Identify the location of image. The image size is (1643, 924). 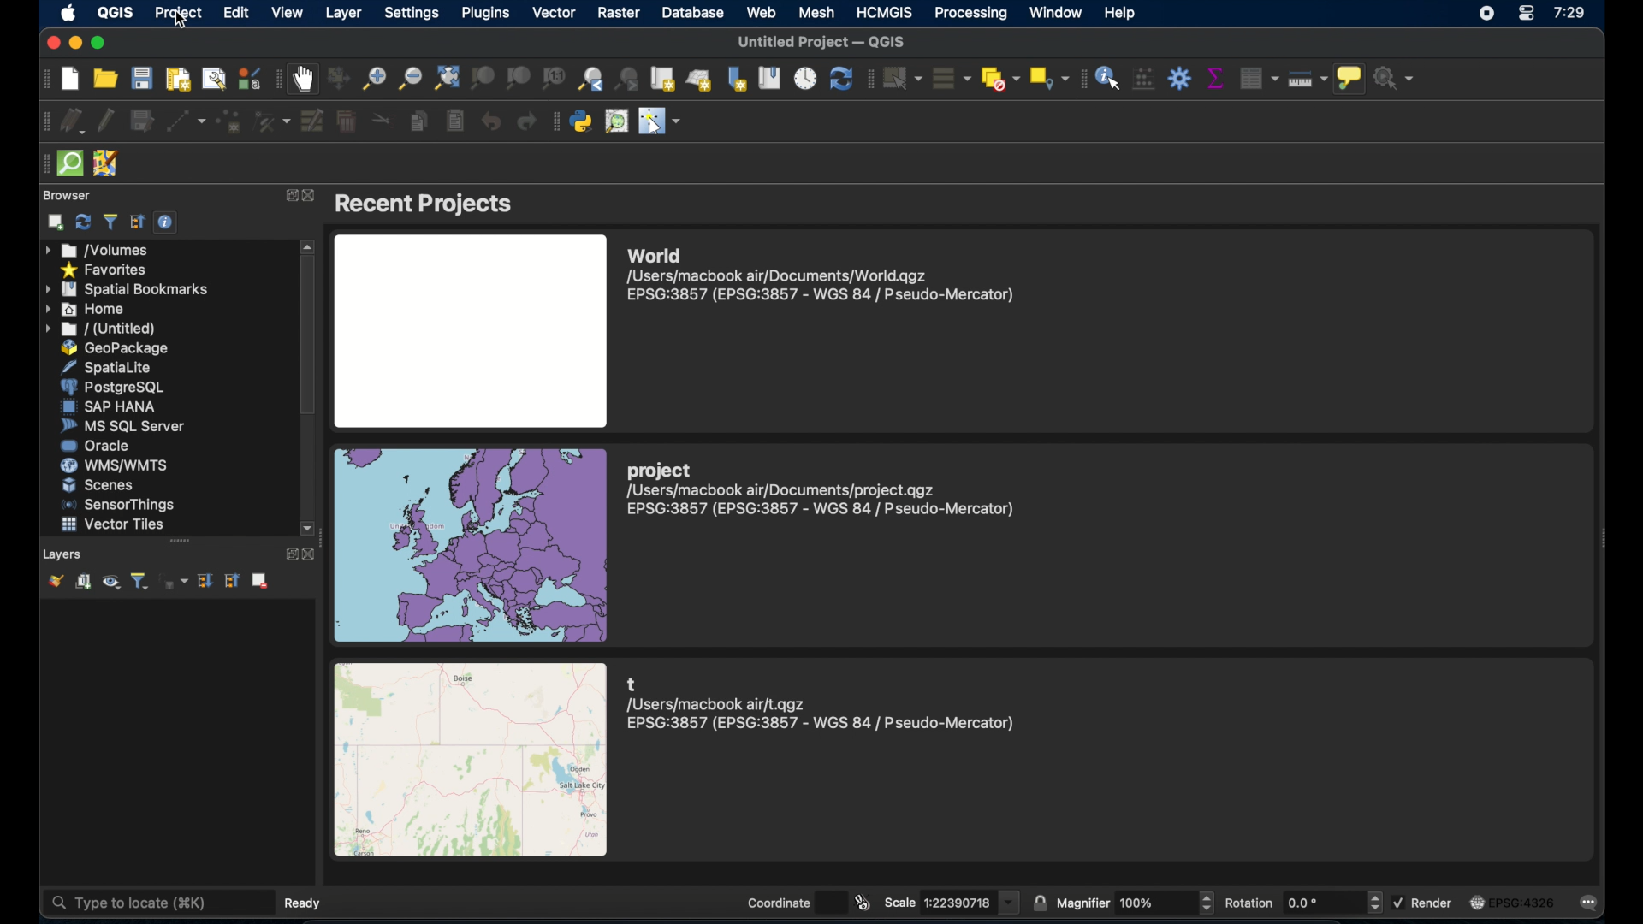
(471, 760).